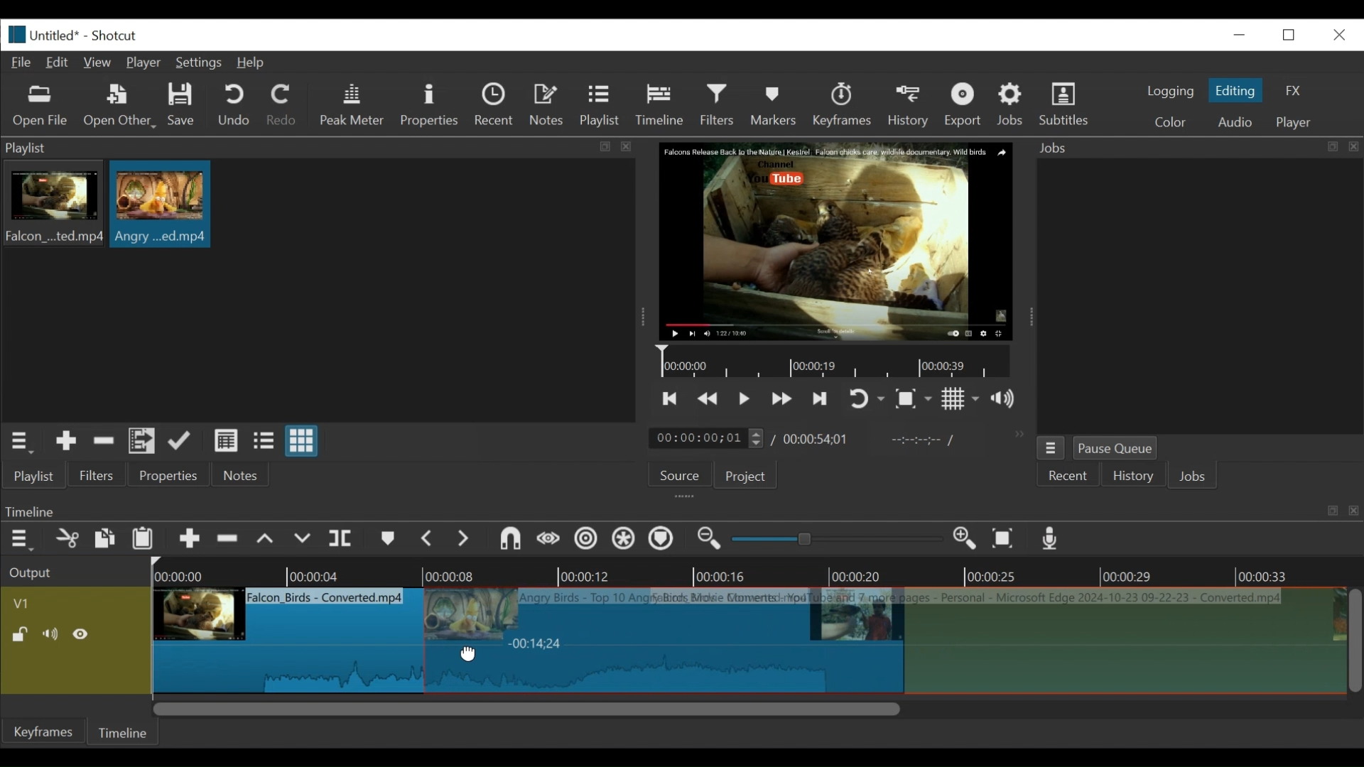 The width and height of the screenshot is (1364, 767). I want to click on Timeline, so click(757, 572).